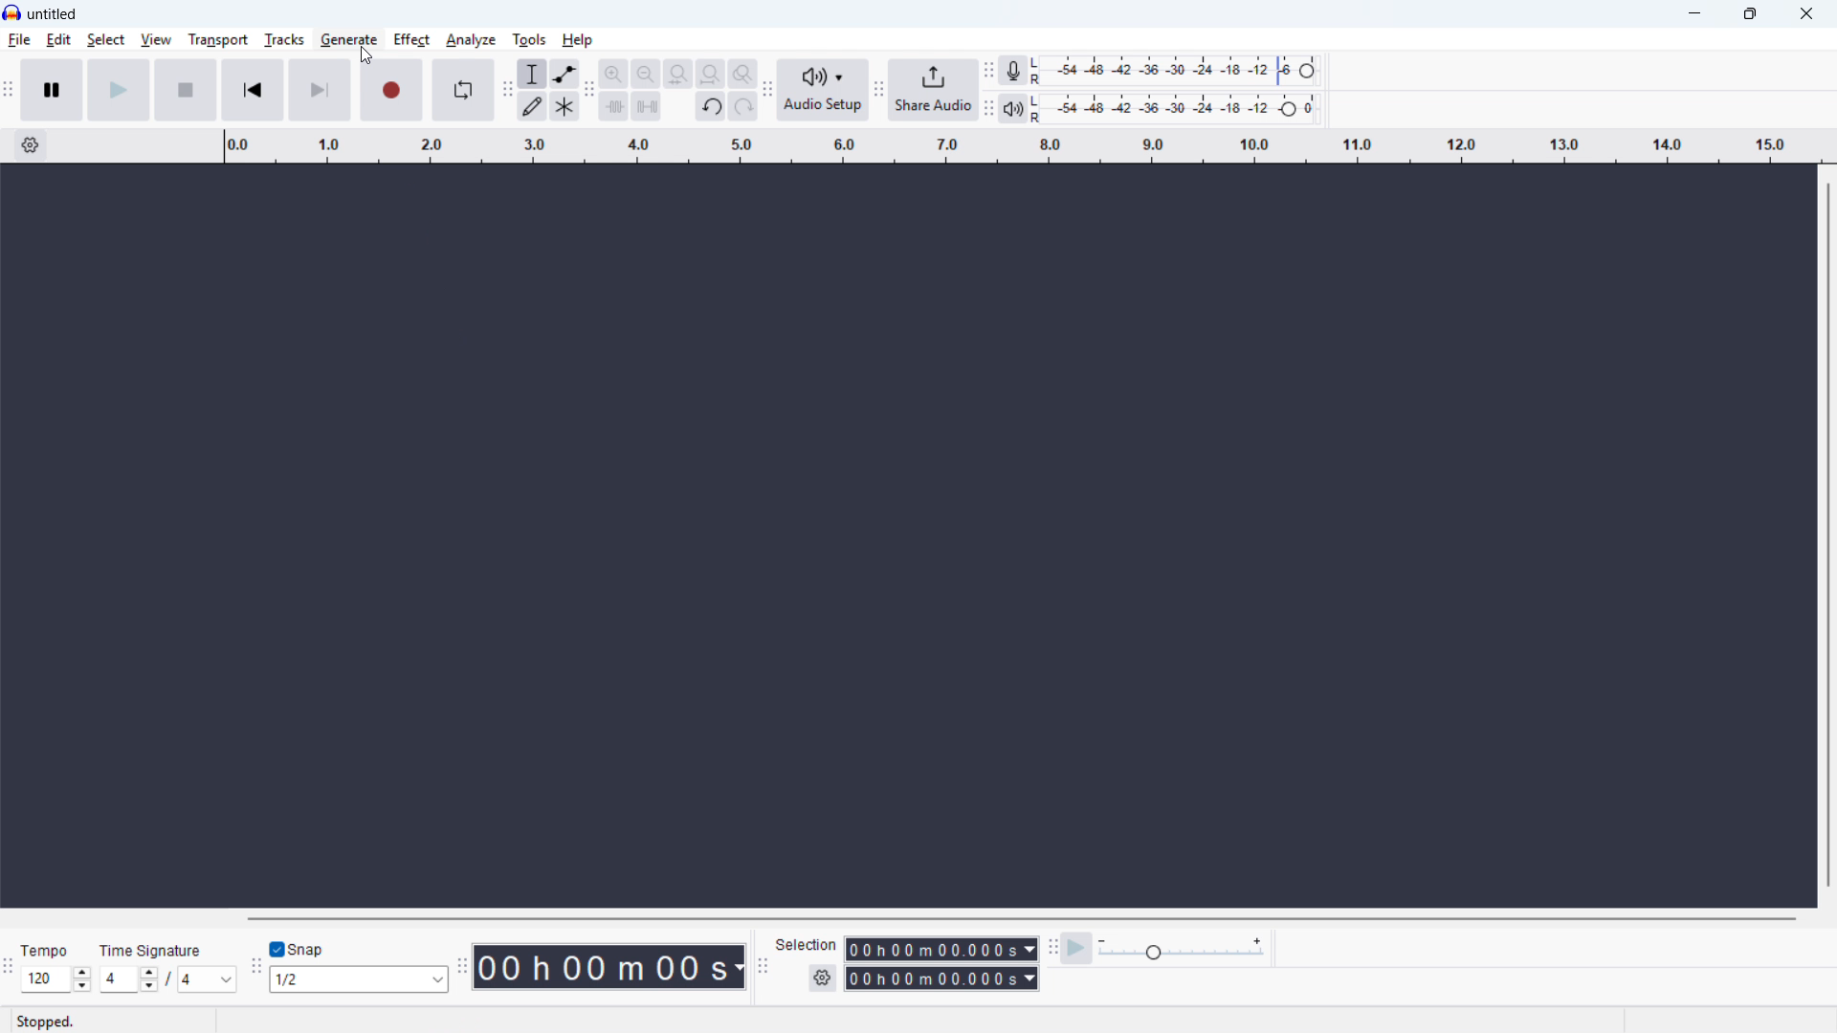  I want to click on Enable looping , so click(462, 89).